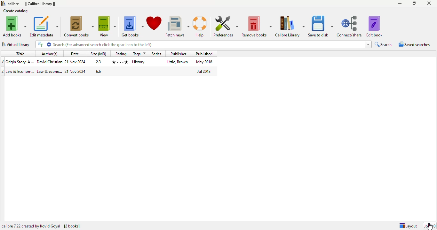 The image size is (437, 230). What do you see at coordinates (132, 26) in the screenshot?
I see `get books` at bounding box center [132, 26].